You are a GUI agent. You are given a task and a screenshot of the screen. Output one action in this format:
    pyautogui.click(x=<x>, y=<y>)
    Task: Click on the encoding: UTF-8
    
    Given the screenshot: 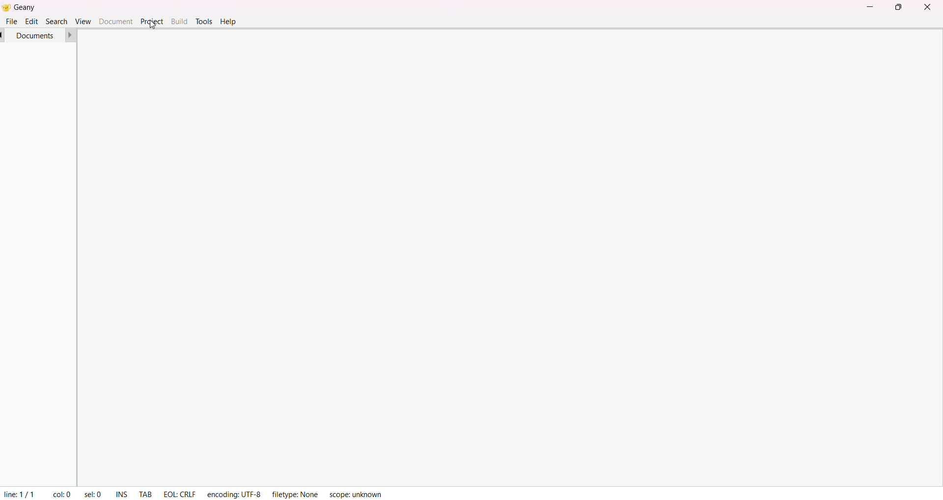 What is the action you would take?
    pyautogui.click(x=234, y=493)
    